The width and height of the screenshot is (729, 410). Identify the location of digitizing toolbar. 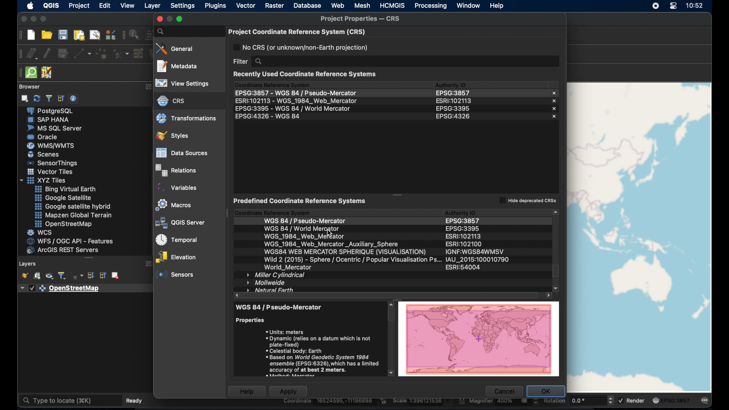
(18, 54).